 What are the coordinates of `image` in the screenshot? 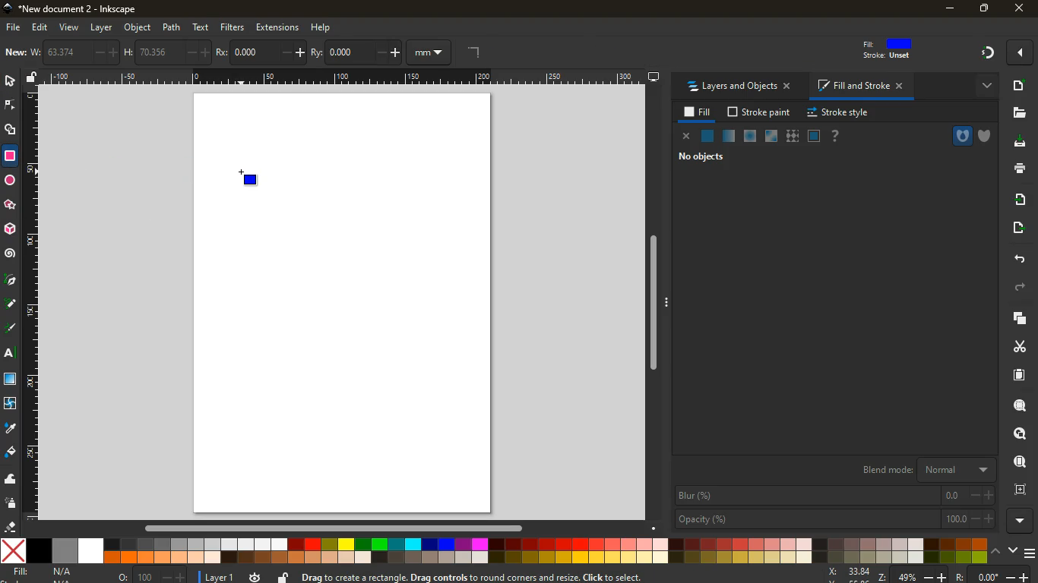 It's located at (346, 306).